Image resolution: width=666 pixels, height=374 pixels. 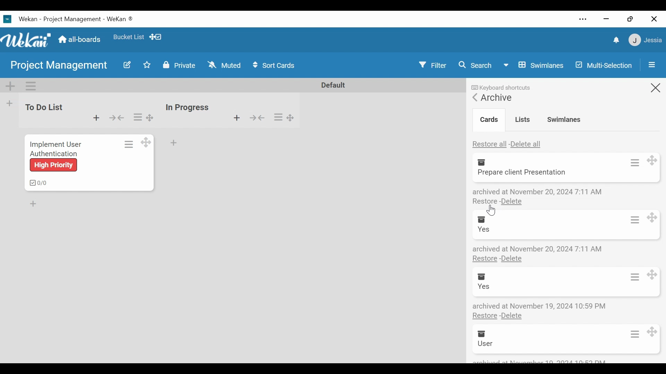 I want to click on Archive Box , so click(x=486, y=219).